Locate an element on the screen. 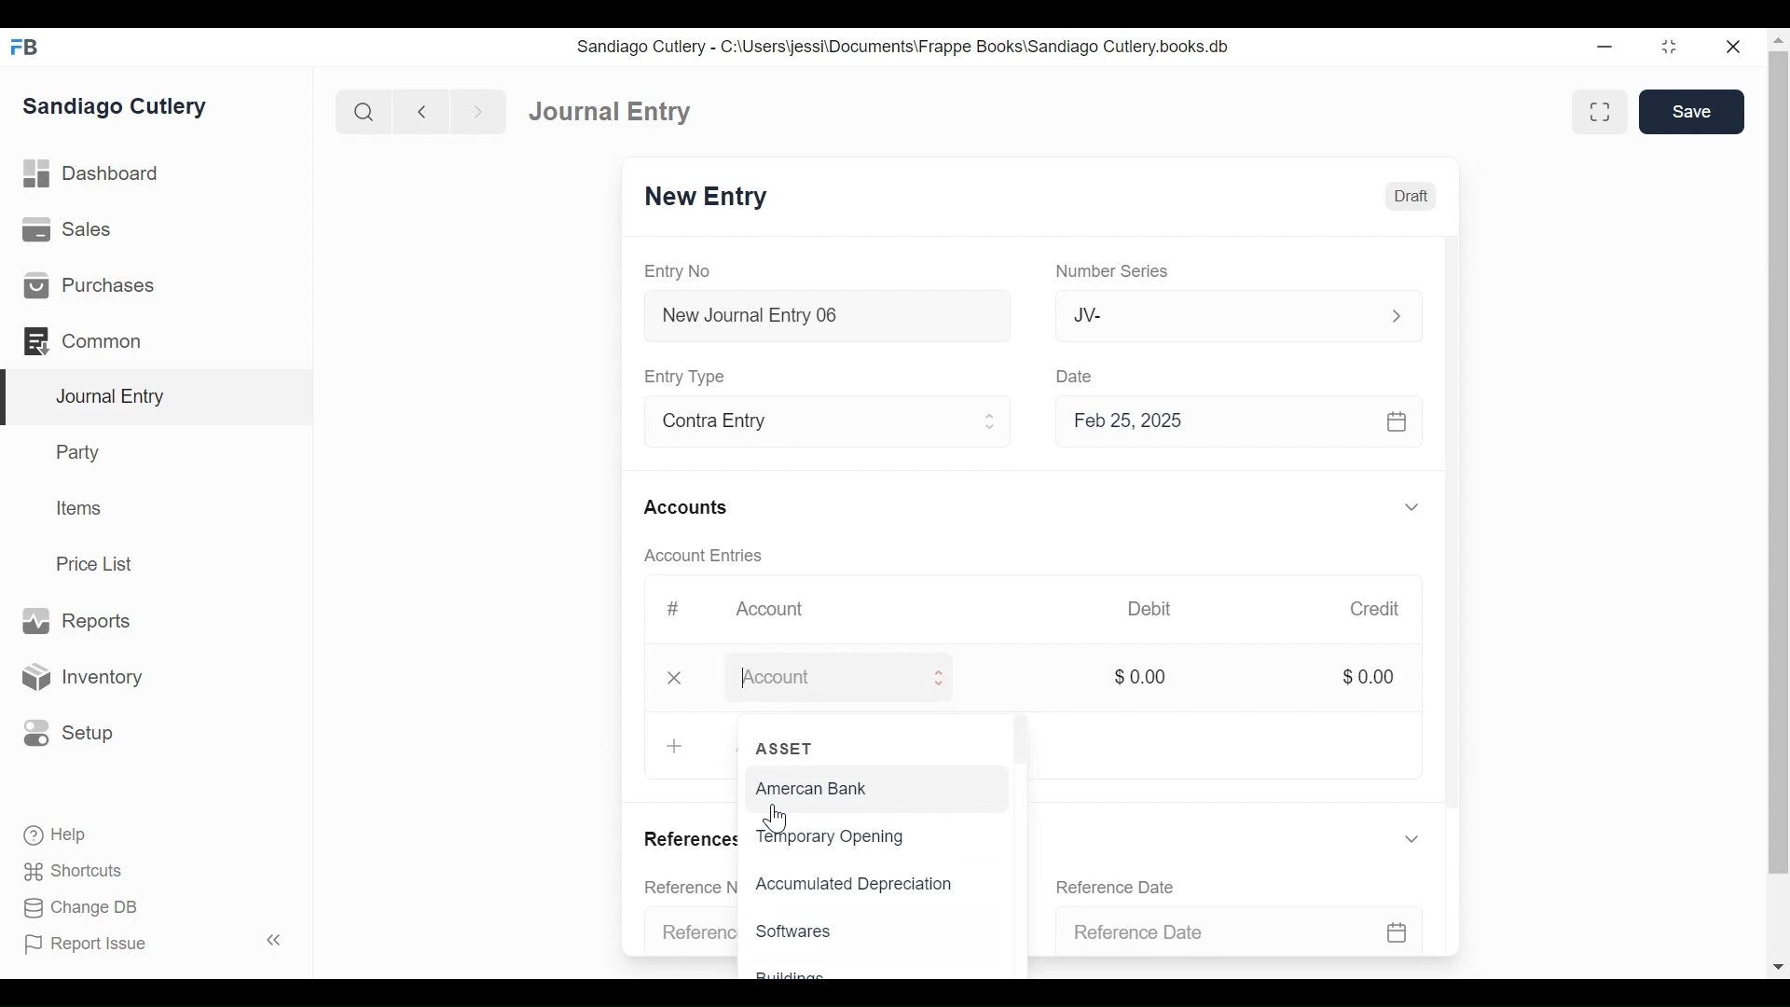  Expand is located at coordinates (945, 678).